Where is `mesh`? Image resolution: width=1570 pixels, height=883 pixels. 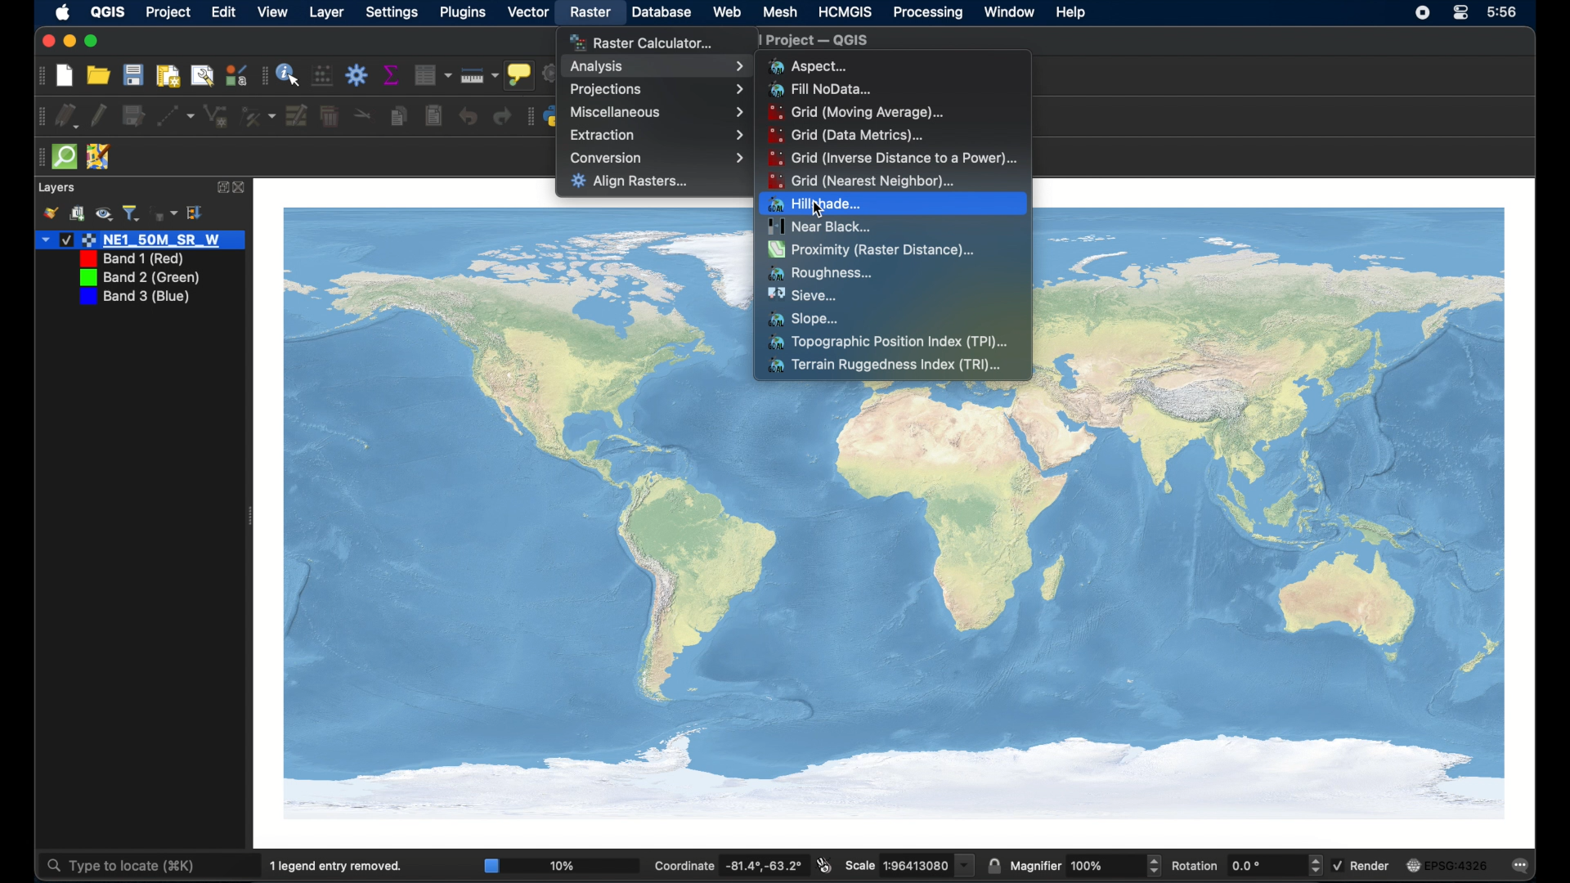
mesh is located at coordinates (779, 12).